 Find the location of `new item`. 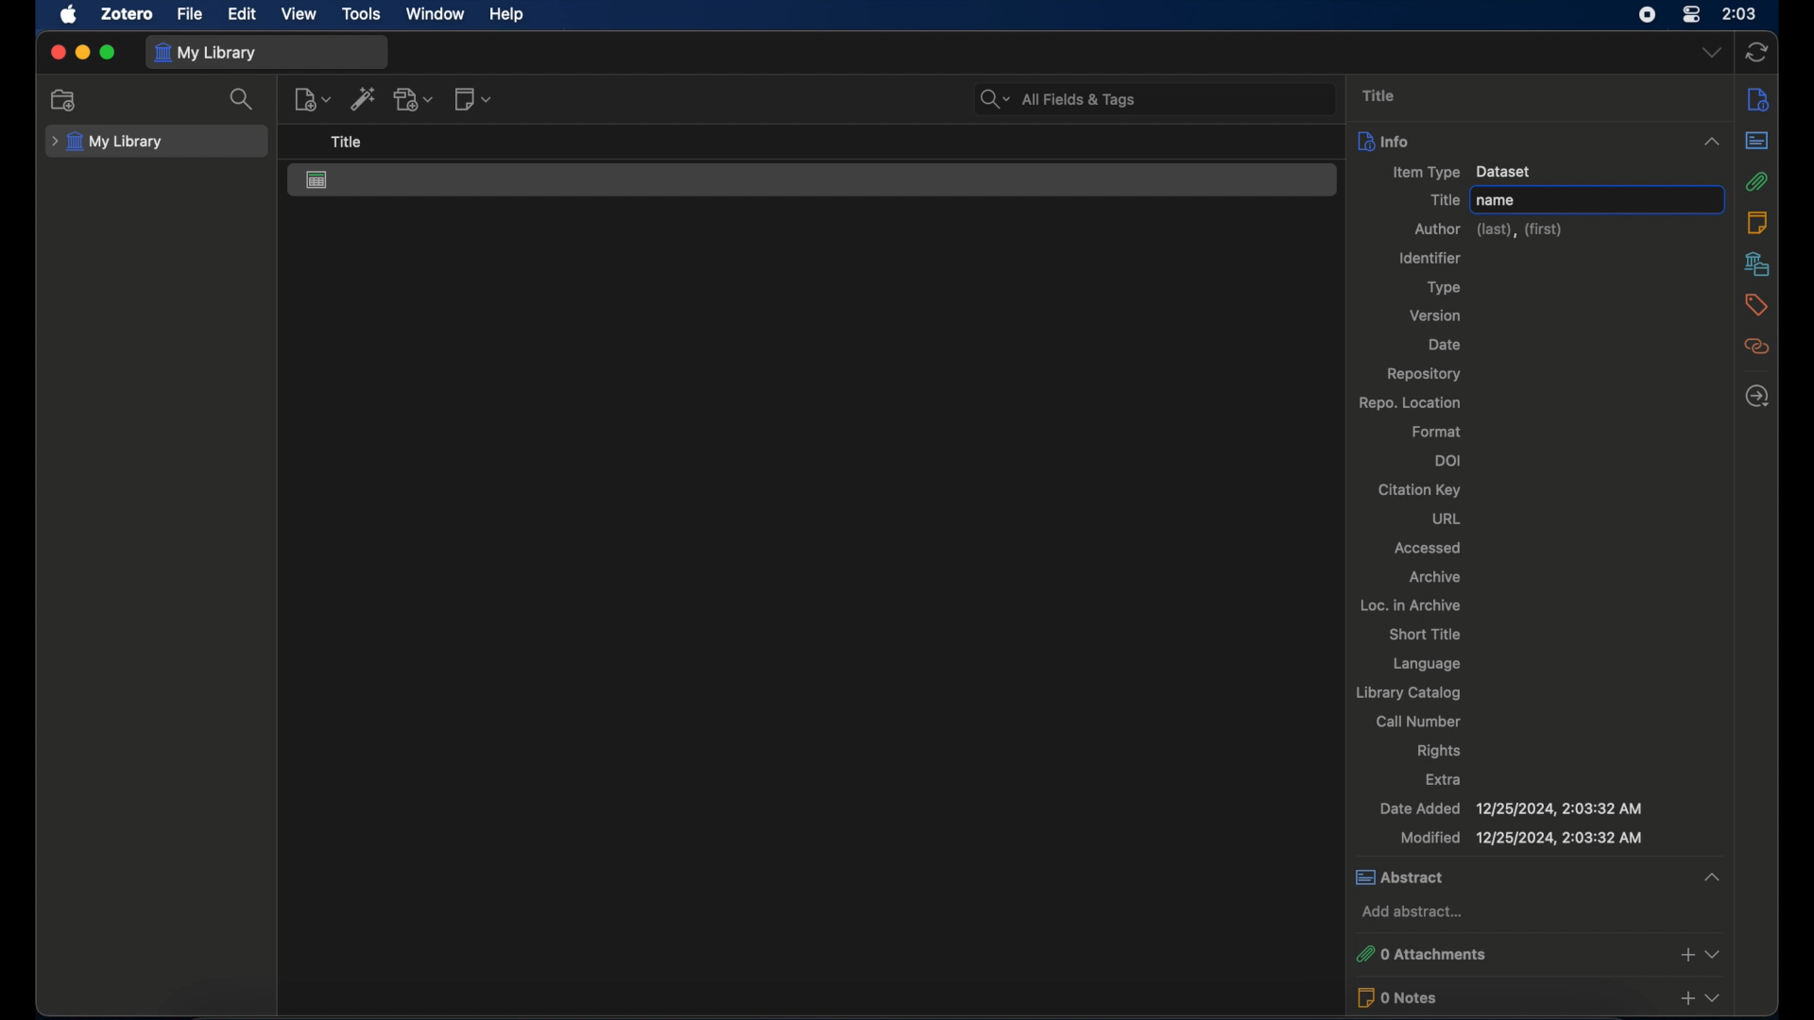

new item is located at coordinates (313, 98).